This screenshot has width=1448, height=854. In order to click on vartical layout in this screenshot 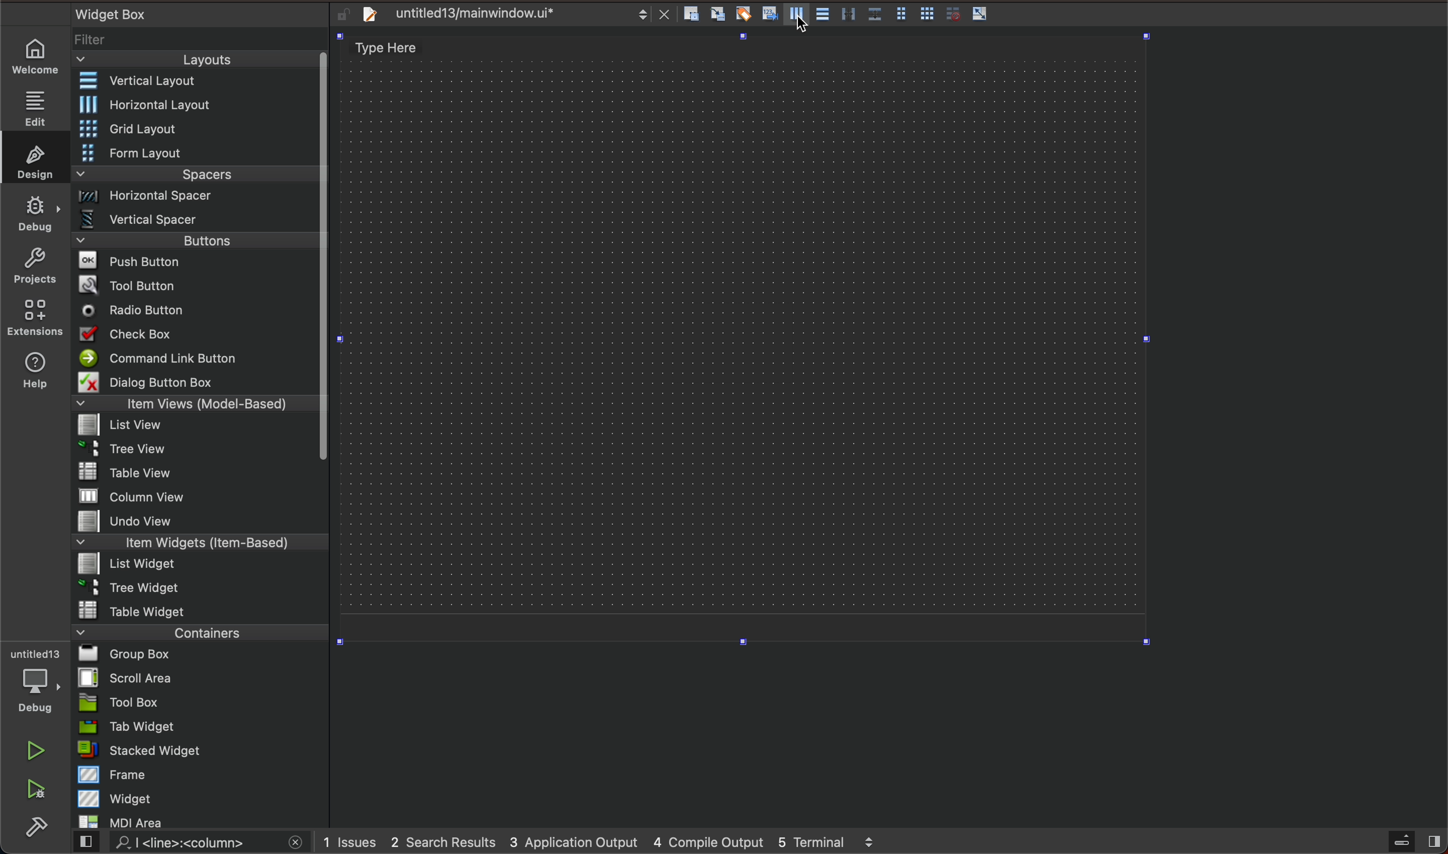, I will do `click(794, 16)`.